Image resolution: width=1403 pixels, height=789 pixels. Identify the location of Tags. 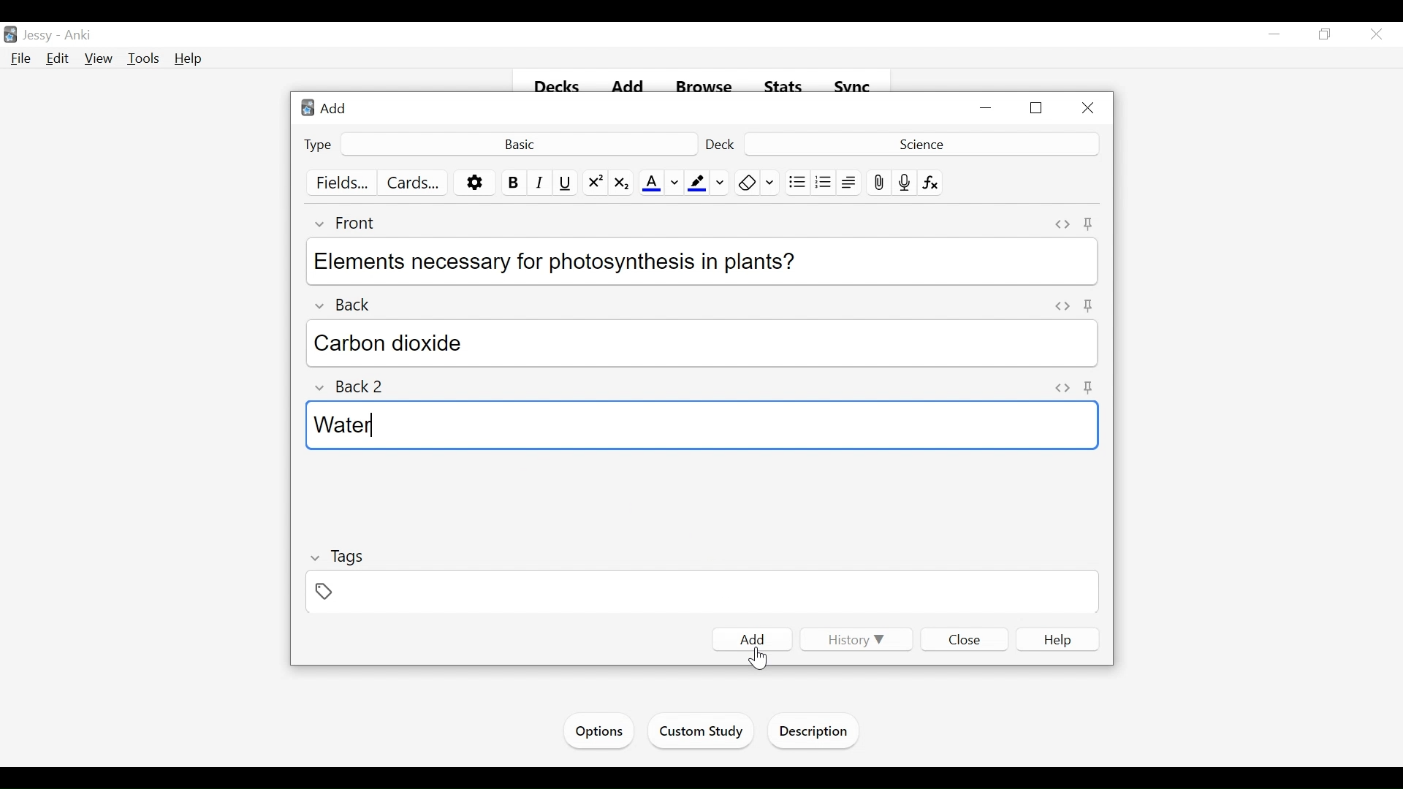
(338, 557).